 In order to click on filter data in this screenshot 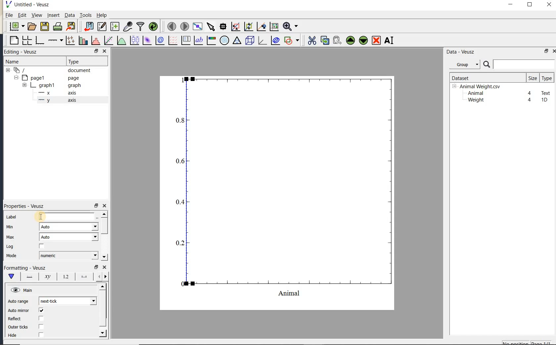, I will do `click(141, 26)`.